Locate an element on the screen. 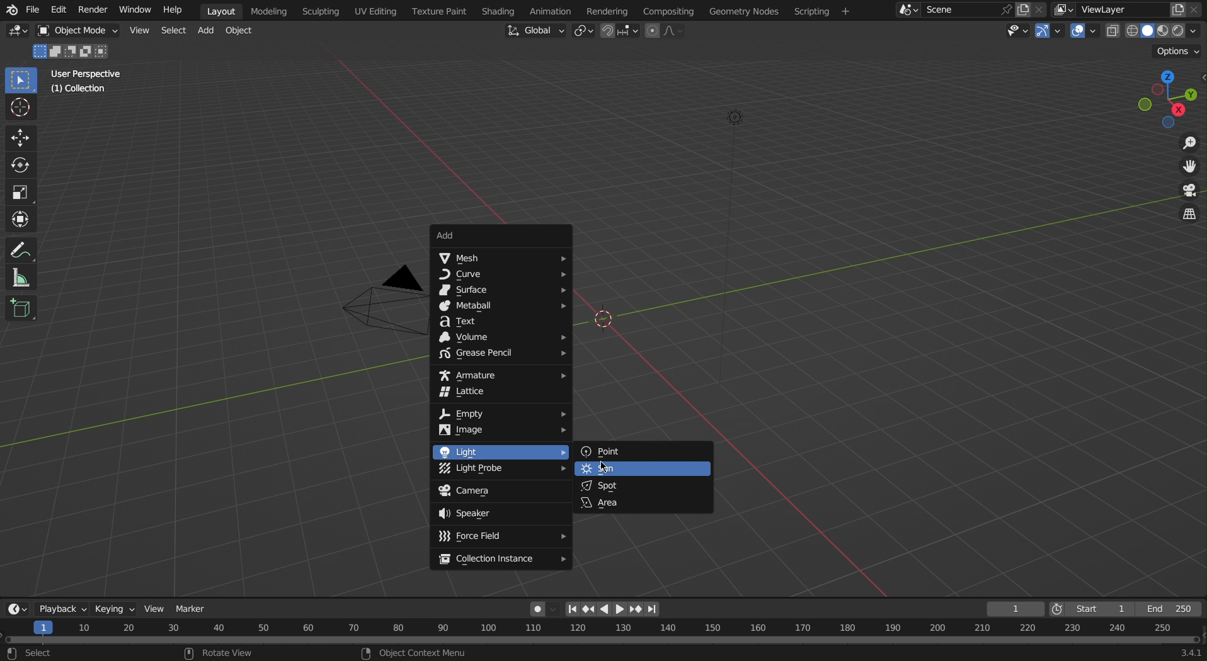 This screenshot has height=661, width=1207. Layout is located at coordinates (221, 11).